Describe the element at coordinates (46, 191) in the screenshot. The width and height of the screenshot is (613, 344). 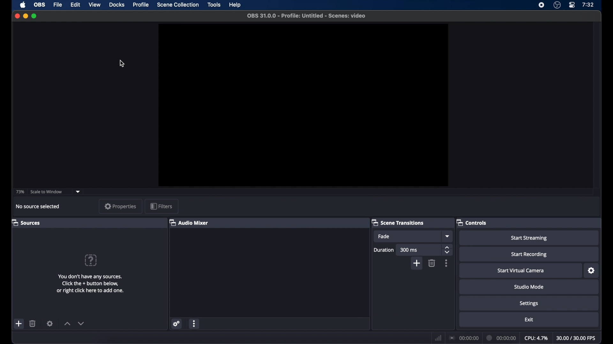
I see `scale to window` at that location.